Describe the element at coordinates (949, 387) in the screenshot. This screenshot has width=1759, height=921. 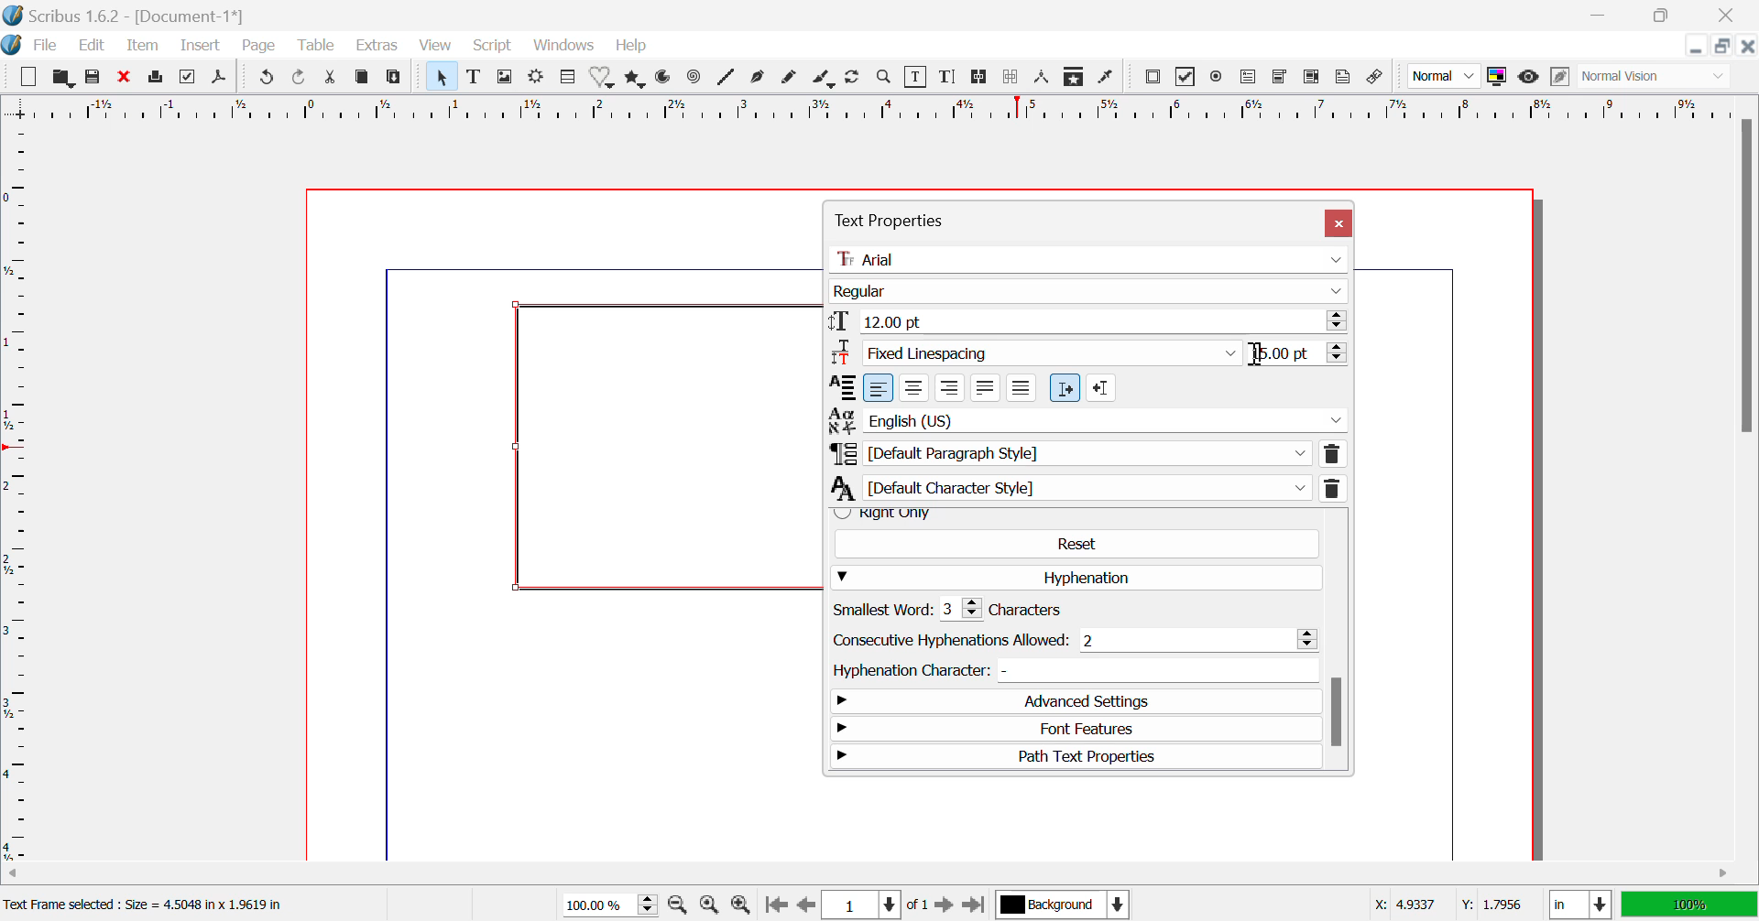
I see `Right align` at that location.